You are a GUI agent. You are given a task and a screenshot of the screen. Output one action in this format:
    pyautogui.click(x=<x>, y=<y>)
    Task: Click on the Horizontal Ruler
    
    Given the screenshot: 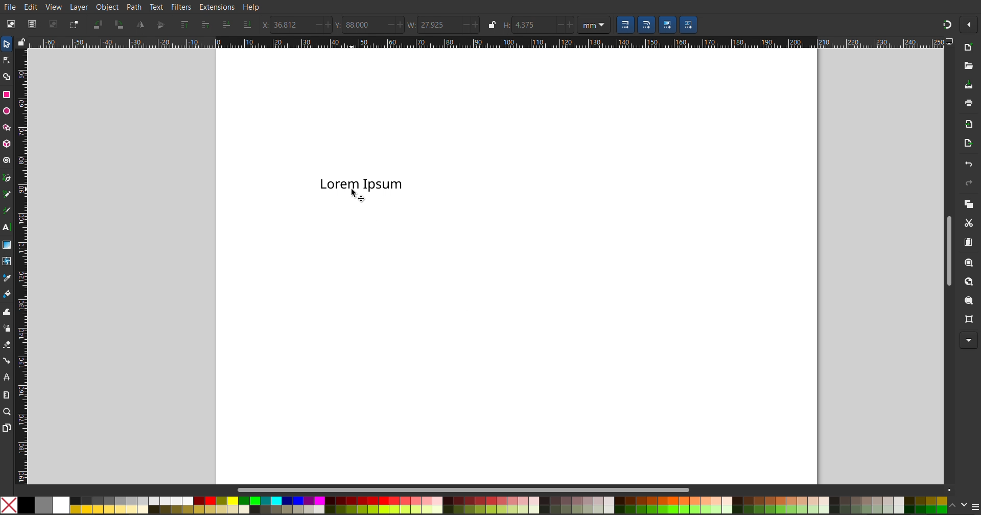 What is the action you would take?
    pyautogui.click(x=482, y=42)
    